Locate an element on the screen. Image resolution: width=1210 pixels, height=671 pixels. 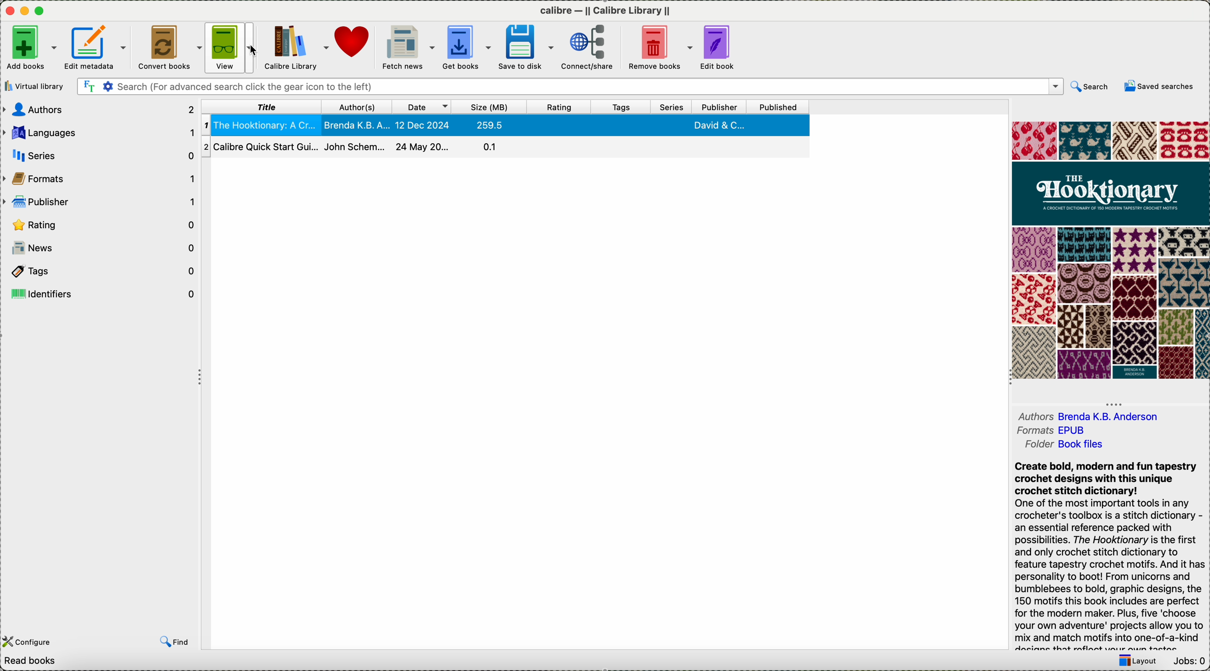
configure is located at coordinates (39, 635).